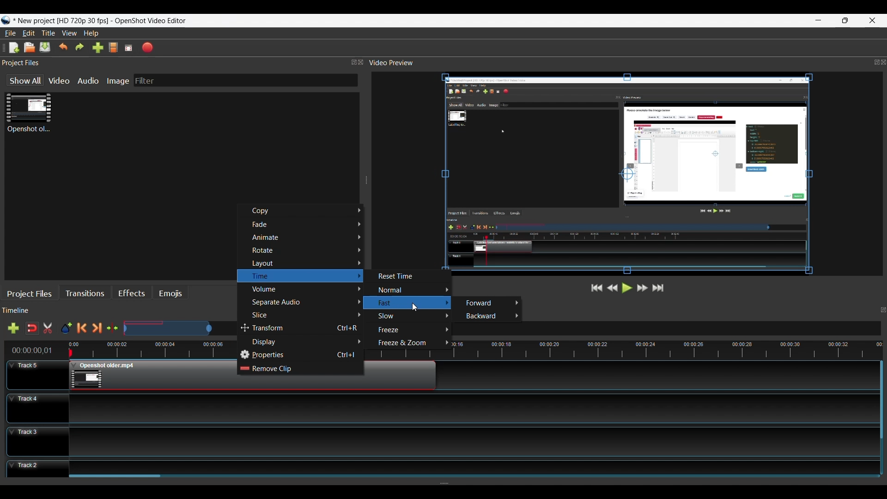 The image size is (887, 499). What do you see at coordinates (613, 287) in the screenshot?
I see `Rewind` at bounding box center [613, 287].